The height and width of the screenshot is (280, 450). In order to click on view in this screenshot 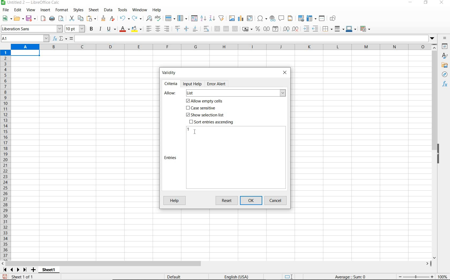, I will do `click(31, 10)`.